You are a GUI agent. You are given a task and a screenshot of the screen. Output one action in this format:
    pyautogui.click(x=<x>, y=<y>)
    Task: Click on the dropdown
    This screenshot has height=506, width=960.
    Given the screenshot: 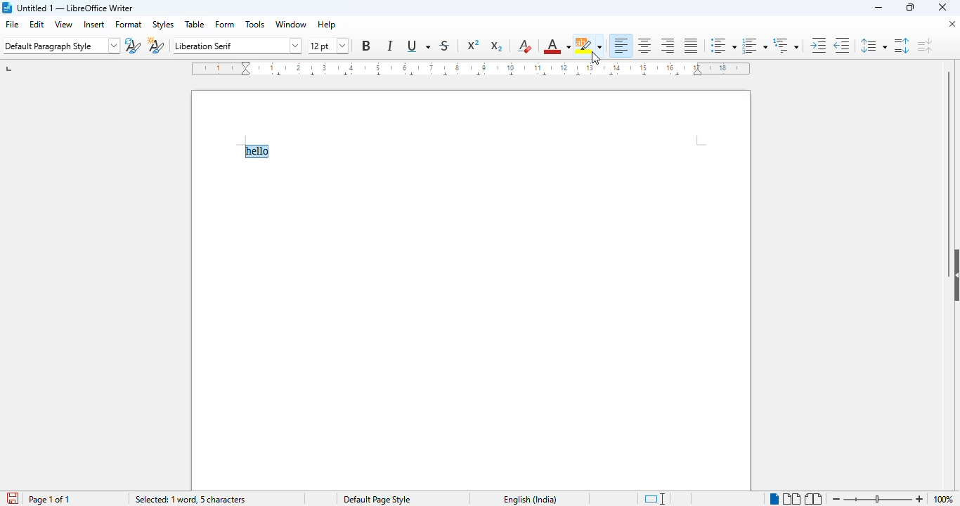 What is the action you would take?
    pyautogui.click(x=298, y=45)
    